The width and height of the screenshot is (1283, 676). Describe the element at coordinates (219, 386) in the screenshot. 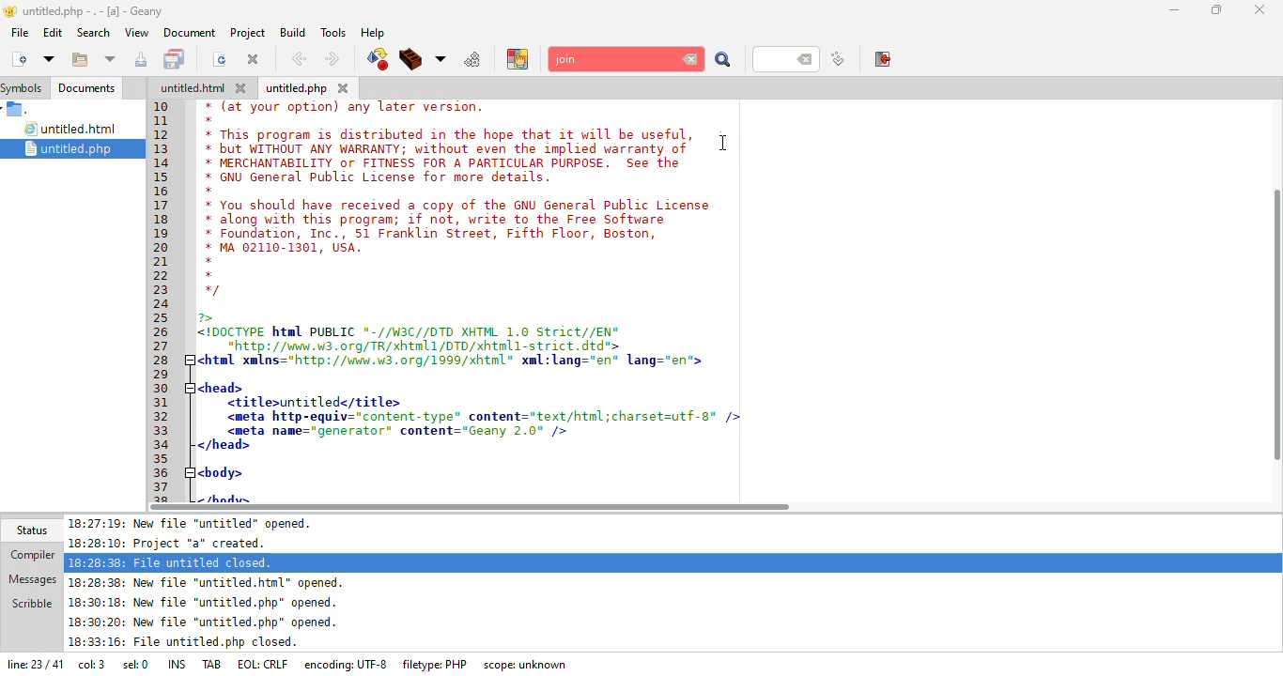

I see `<head>` at that location.